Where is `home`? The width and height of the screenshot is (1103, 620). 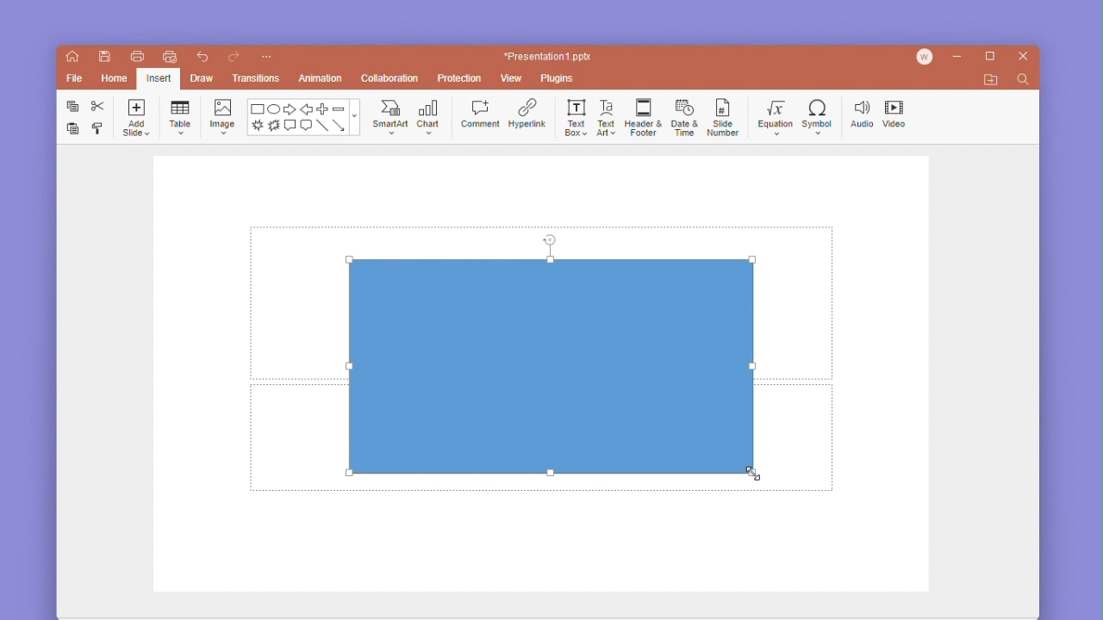
home is located at coordinates (72, 59).